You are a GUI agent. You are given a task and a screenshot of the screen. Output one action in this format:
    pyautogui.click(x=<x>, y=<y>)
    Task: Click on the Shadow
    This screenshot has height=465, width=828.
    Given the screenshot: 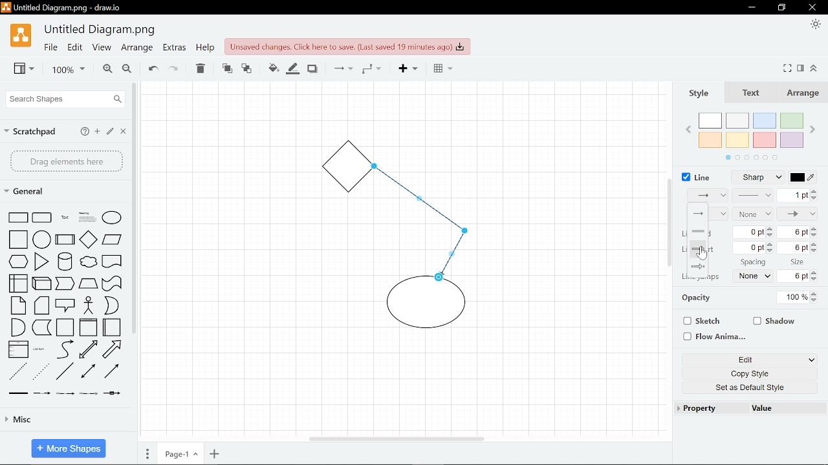 What is the action you would take?
    pyautogui.click(x=775, y=320)
    